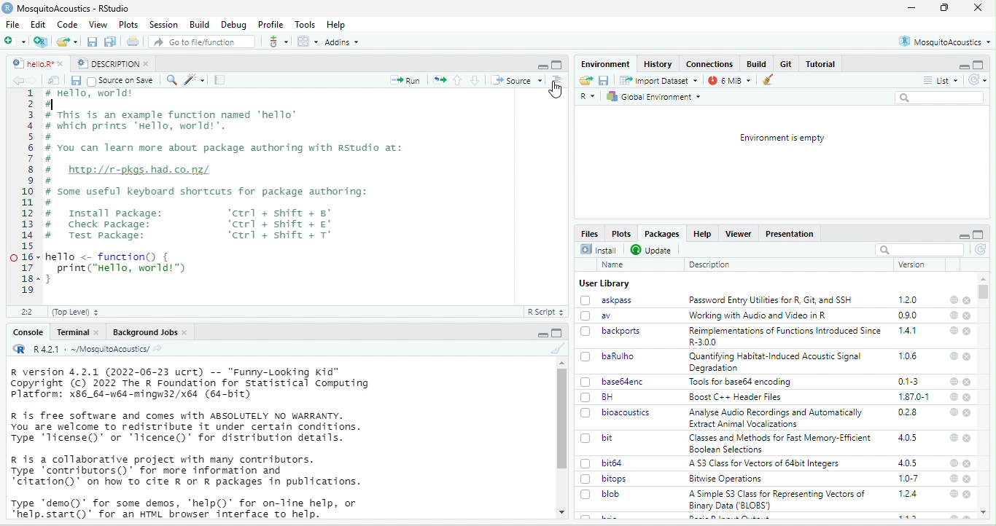 The height and width of the screenshot is (526, 996). What do you see at coordinates (517, 80) in the screenshot?
I see `Source` at bounding box center [517, 80].